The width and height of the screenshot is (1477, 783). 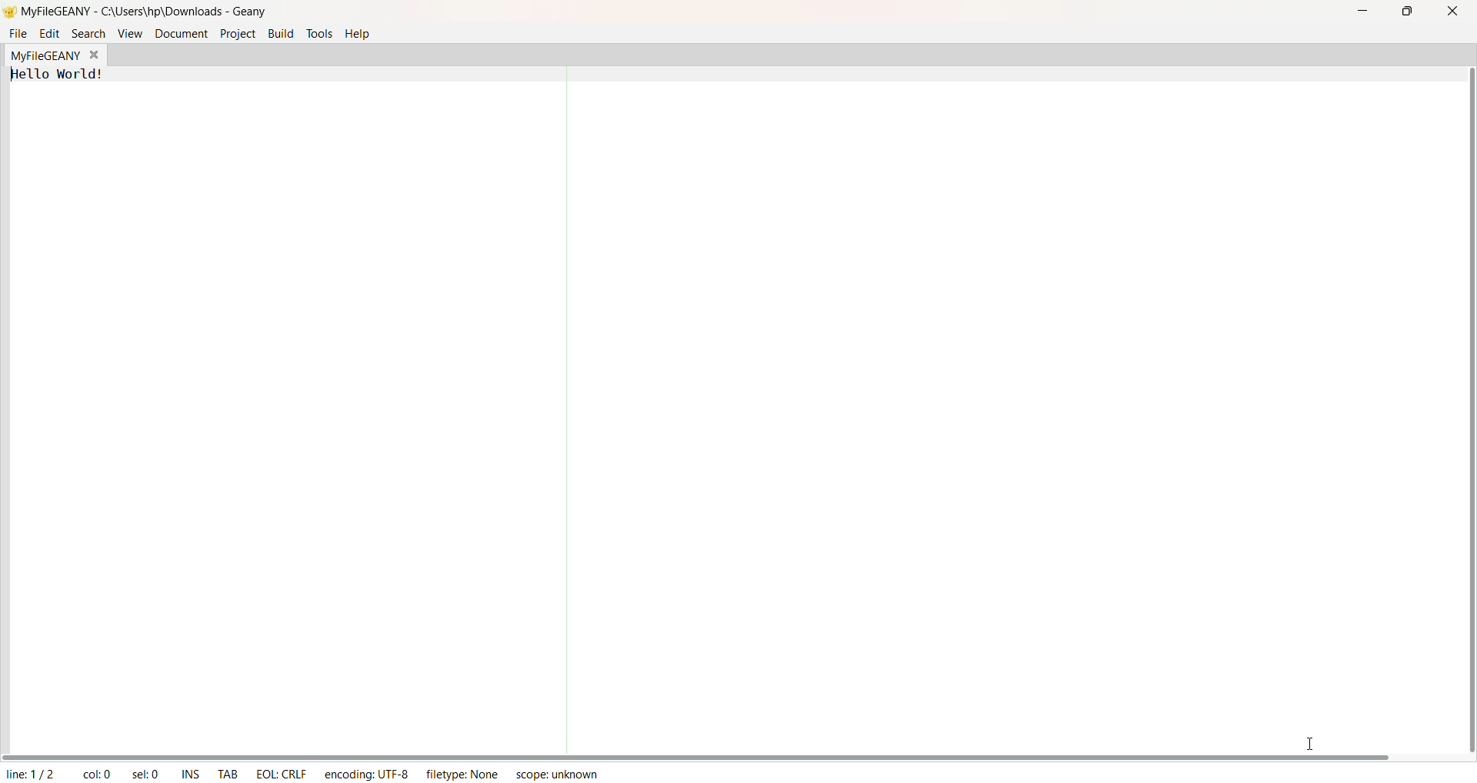 I want to click on Vertical Scroll Bar, so click(x=1465, y=409).